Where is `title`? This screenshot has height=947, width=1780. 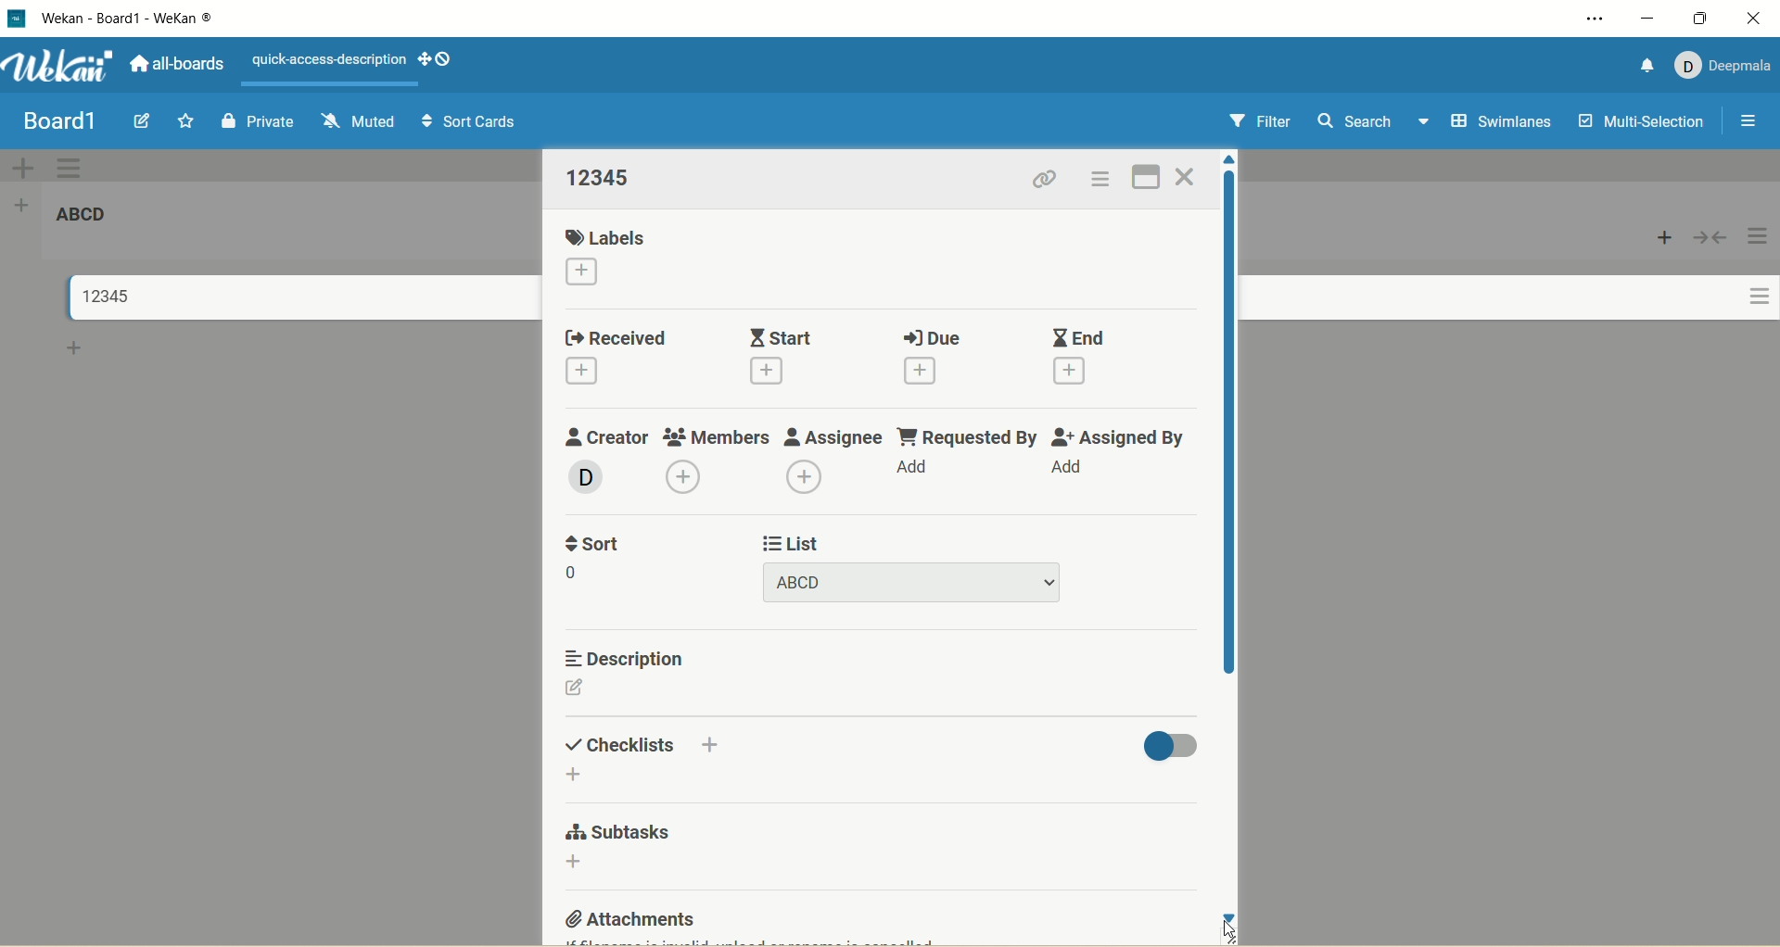
title is located at coordinates (915, 583).